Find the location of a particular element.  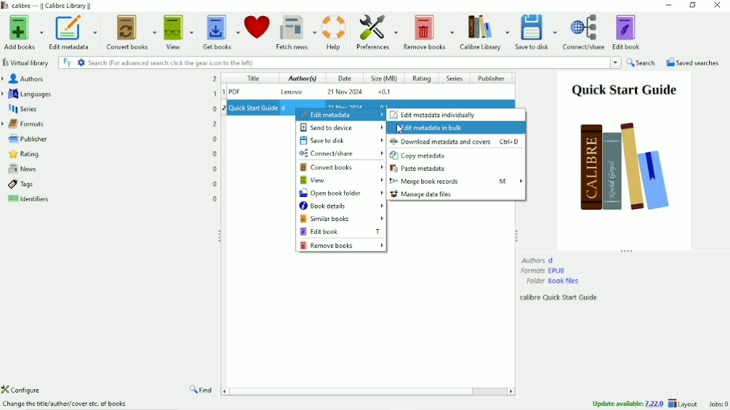

Minimize is located at coordinates (669, 5).